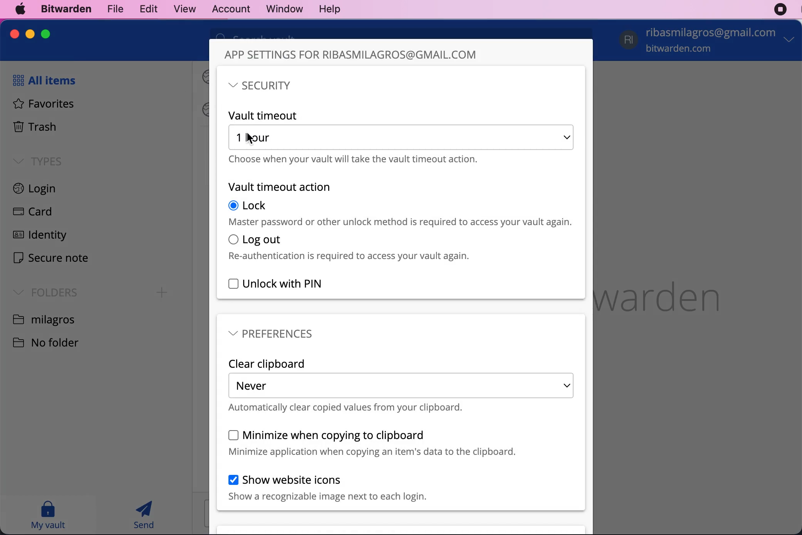 The image size is (802, 535). Describe the element at coordinates (672, 293) in the screenshot. I see `bitwarden logo` at that location.